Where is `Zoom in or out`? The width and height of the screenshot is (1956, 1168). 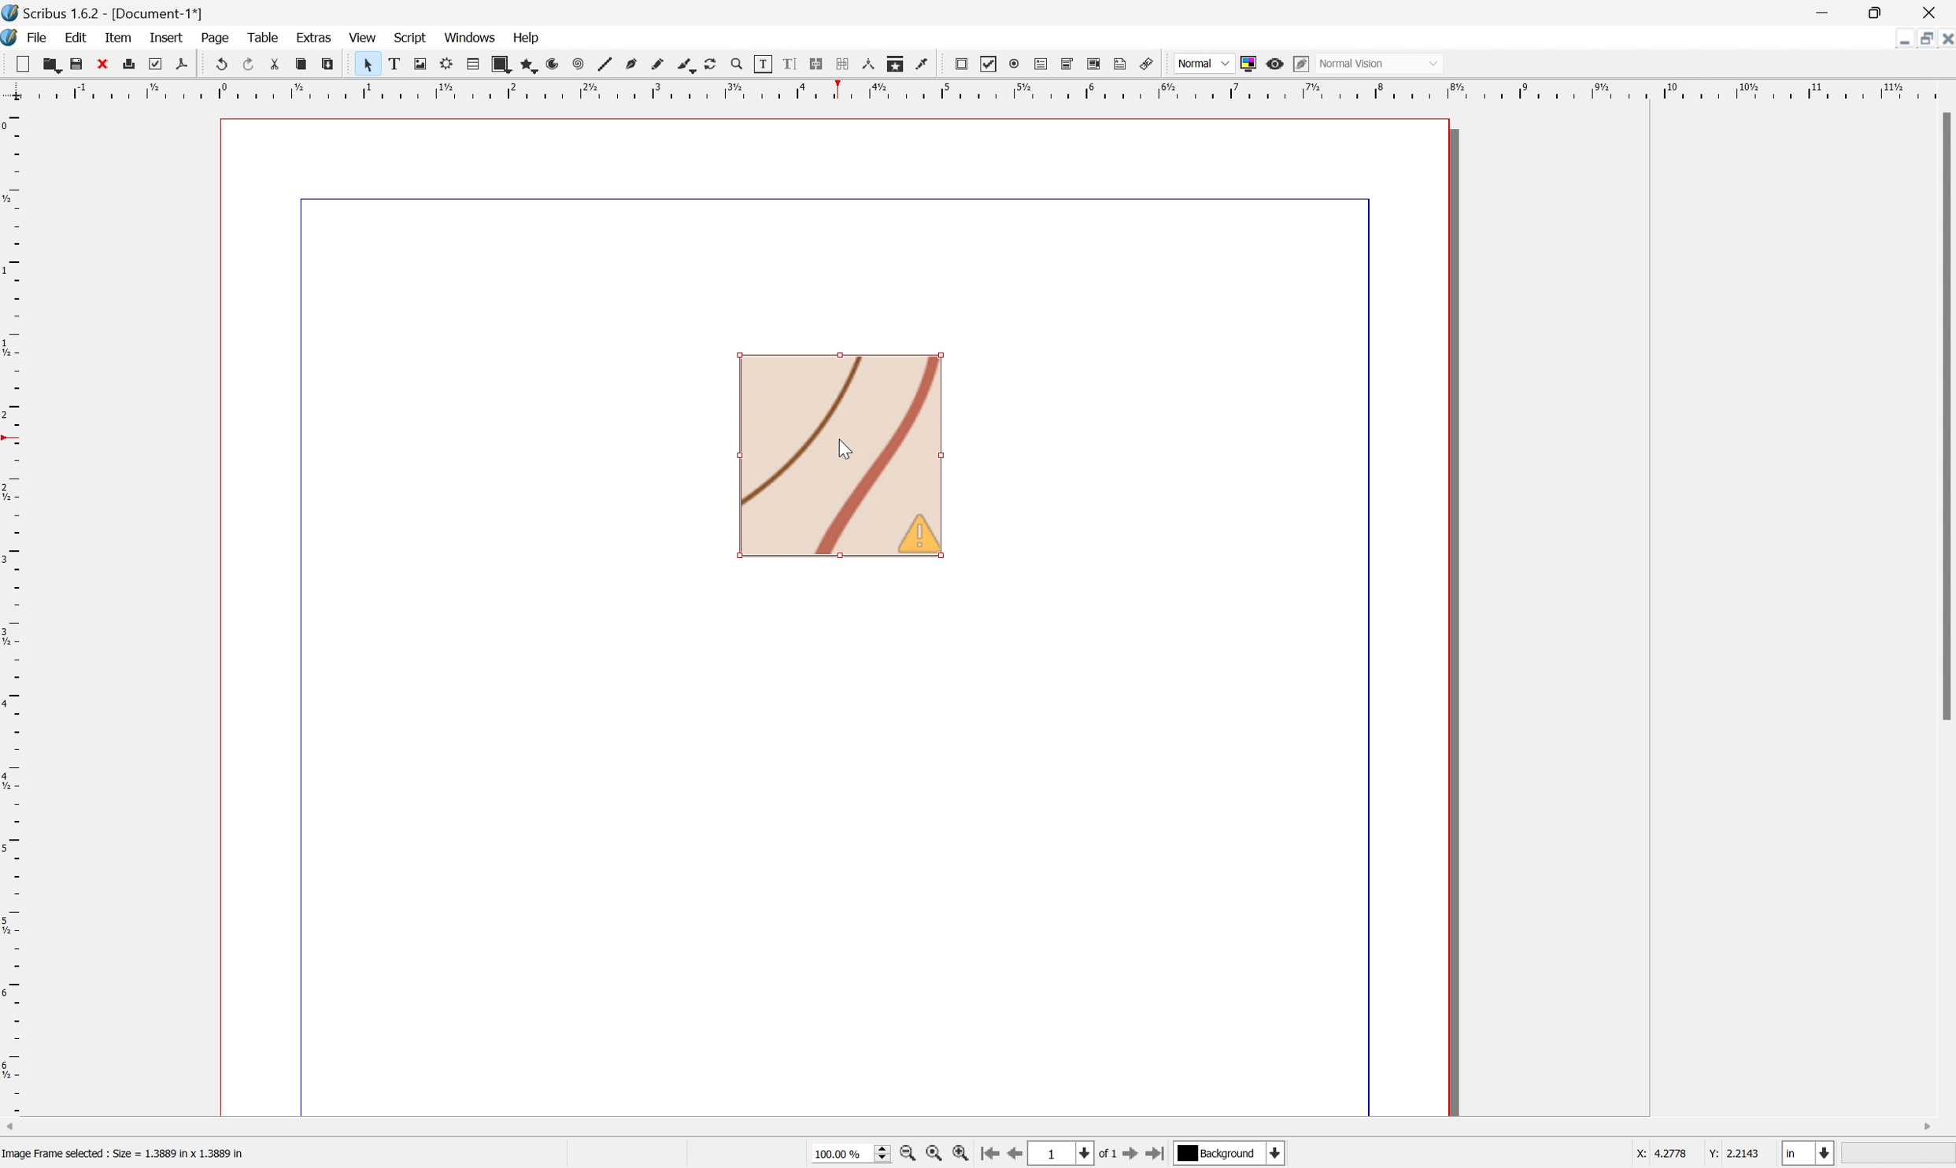
Zoom in or out is located at coordinates (741, 64).